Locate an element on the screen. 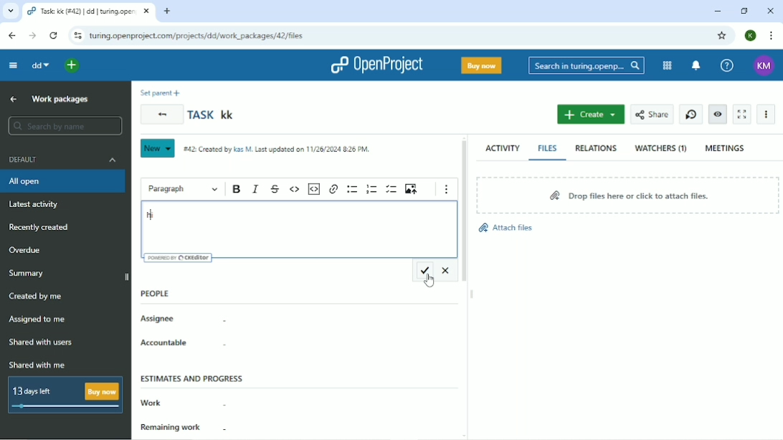  Bold is located at coordinates (237, 189).